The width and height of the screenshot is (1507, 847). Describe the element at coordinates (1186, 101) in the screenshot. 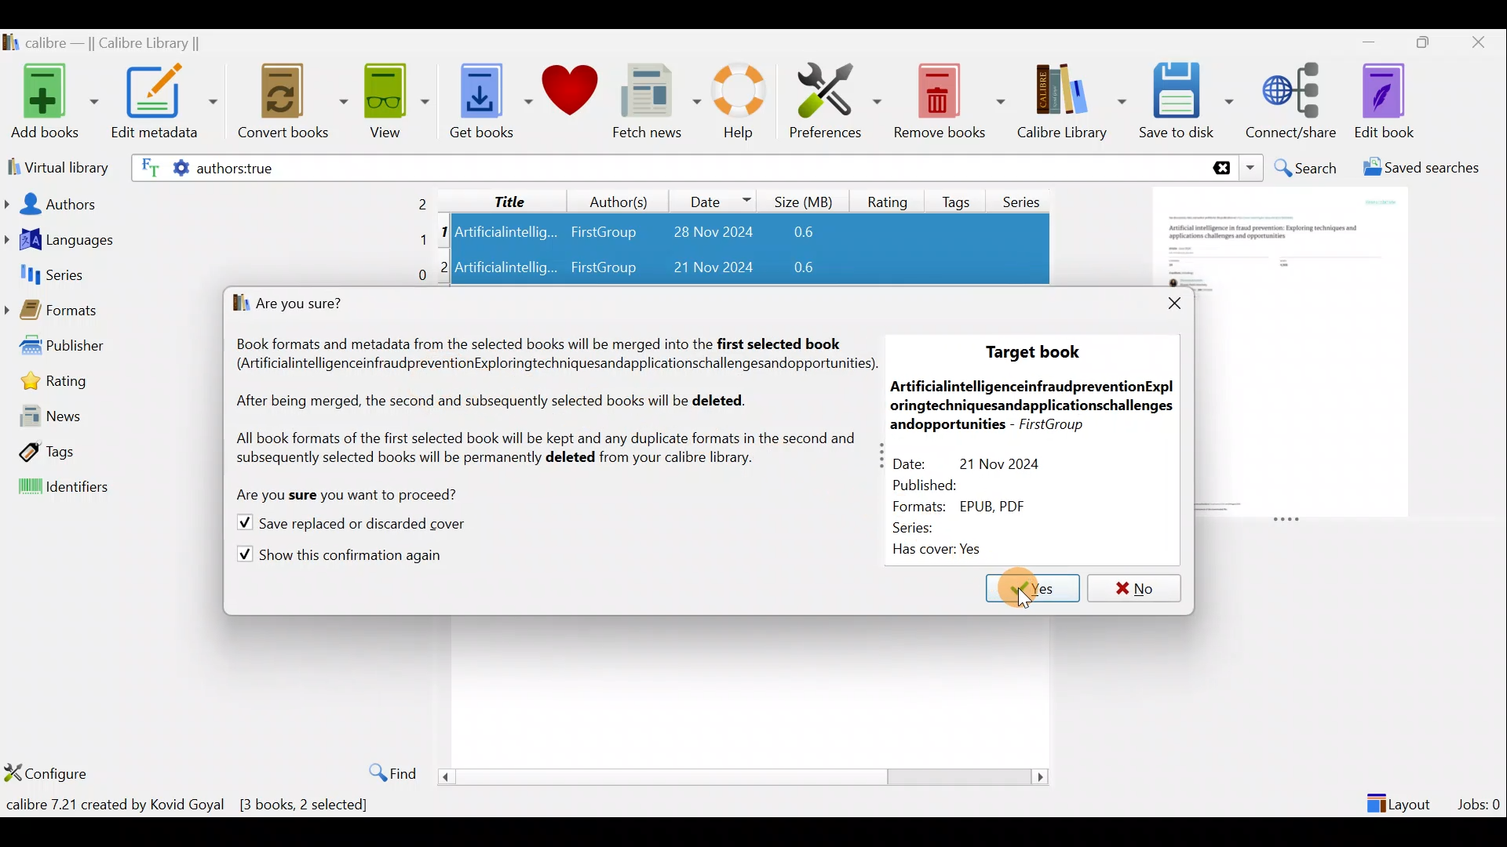

I see `Save to disk` at that location.